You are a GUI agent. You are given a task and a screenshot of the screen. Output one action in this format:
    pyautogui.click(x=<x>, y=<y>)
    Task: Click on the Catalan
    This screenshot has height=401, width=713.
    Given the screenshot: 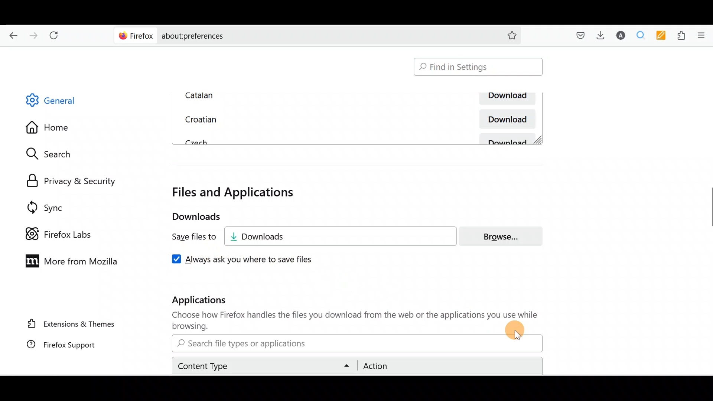 What is the action you would take?
    pyautogui.click(x=262, y=95)
    